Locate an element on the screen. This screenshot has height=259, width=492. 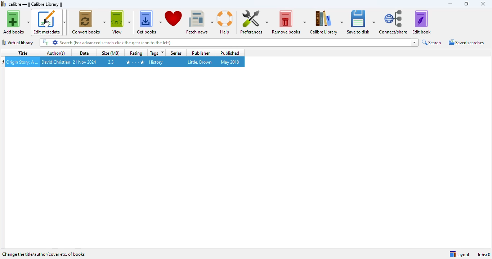
get books is located at coordinates (148, 22).